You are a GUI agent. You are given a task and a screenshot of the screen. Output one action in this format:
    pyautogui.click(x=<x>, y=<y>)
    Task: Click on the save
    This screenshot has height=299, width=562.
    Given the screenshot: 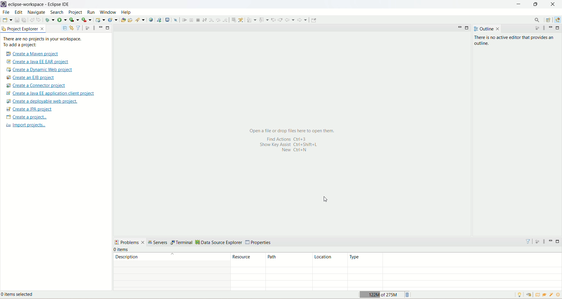 What is the action you would take?
    pyautogui.click(x=17, y=20)
    